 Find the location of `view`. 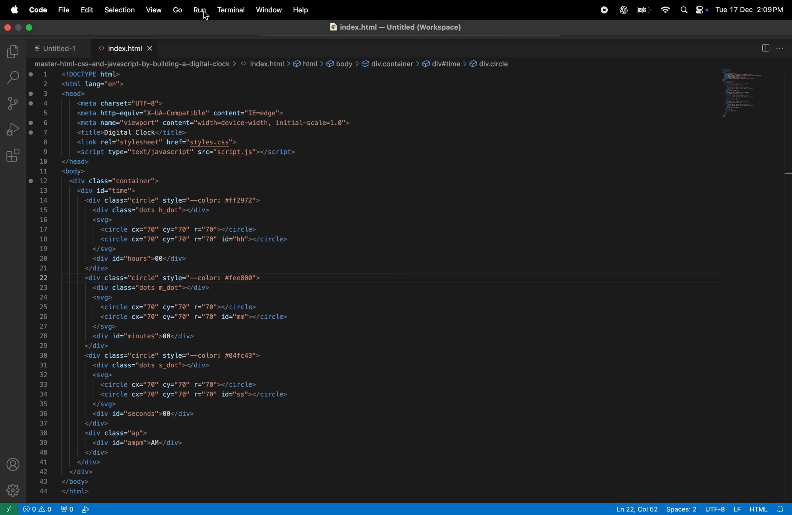

view is located at coordinates (154, 10).